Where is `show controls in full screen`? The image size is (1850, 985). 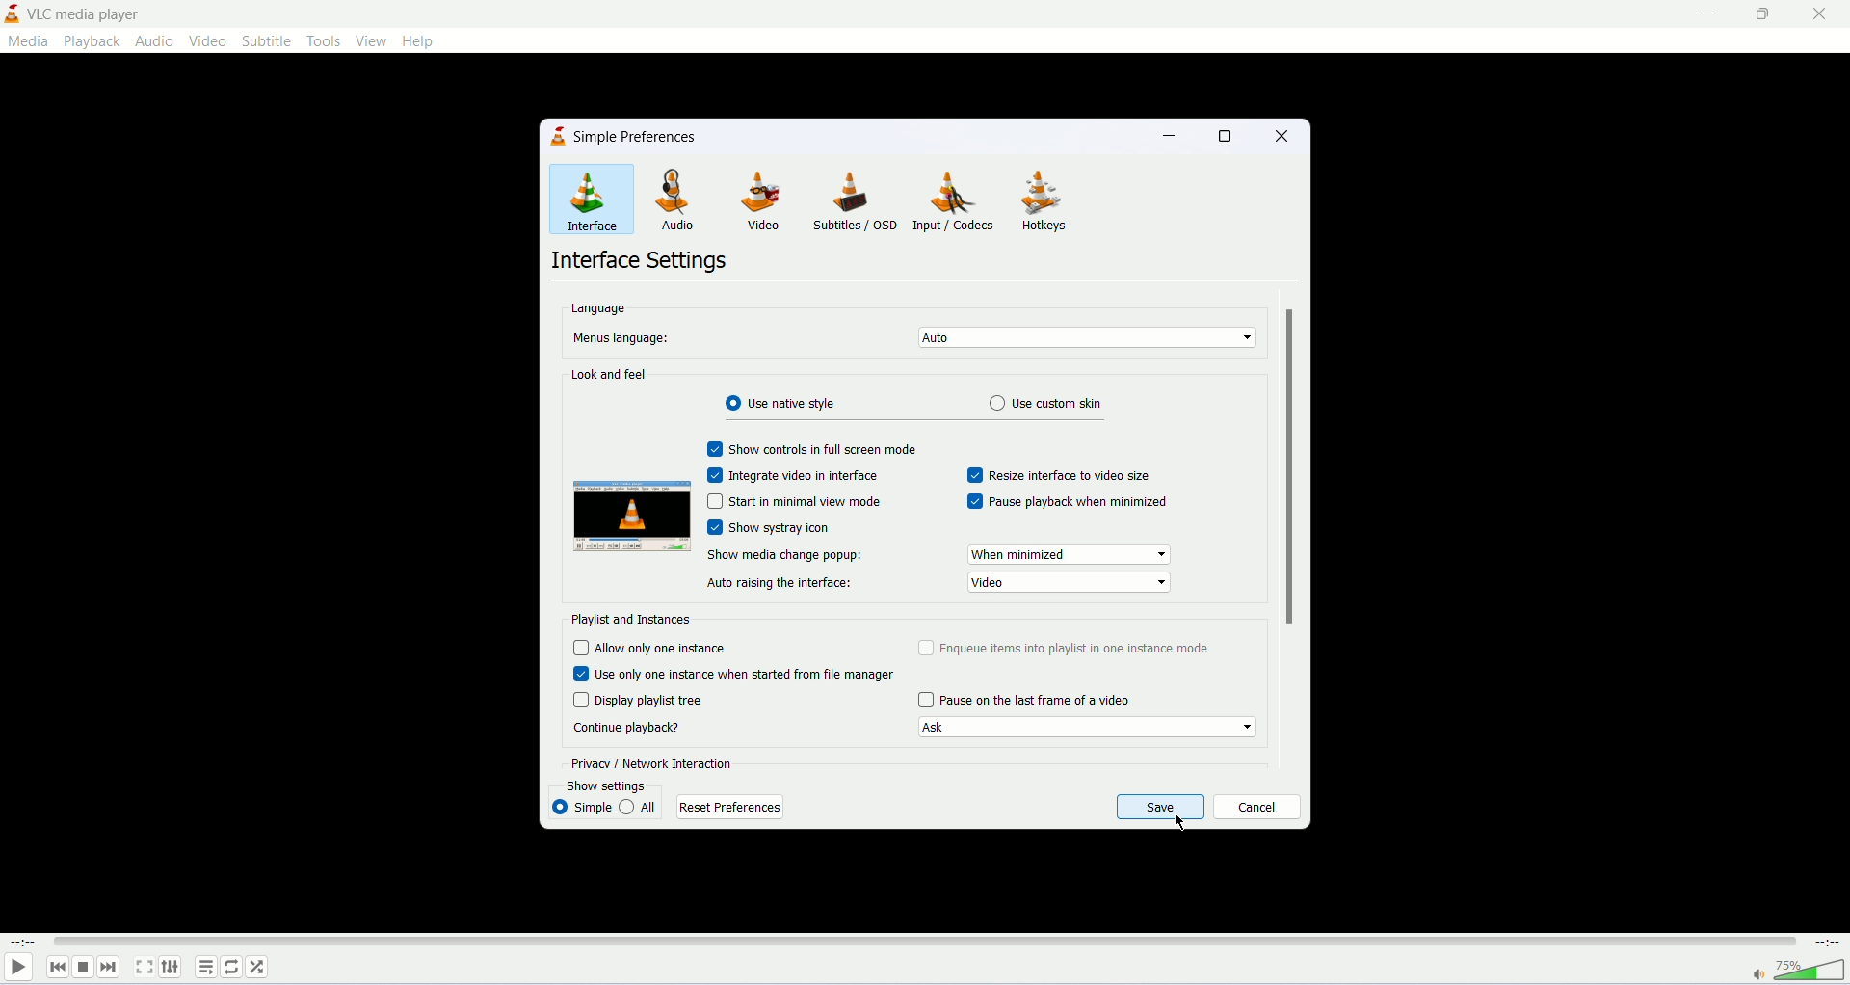
show controls in full screen is located at coordinates (821, 449).